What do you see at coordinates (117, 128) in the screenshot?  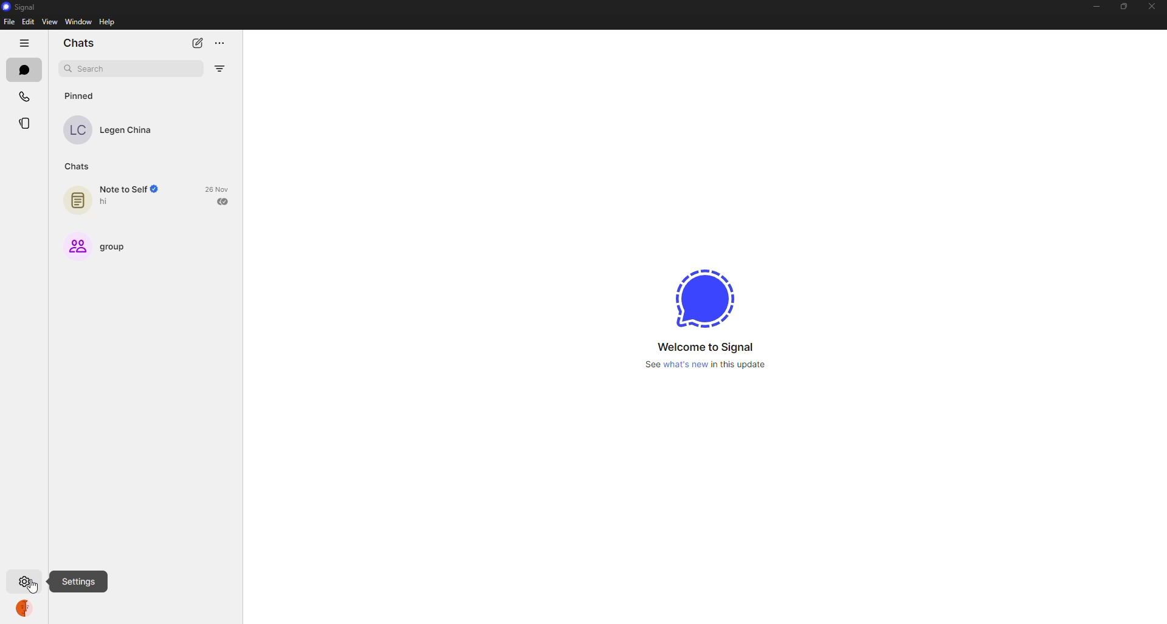 I see `contact` at bounding box center [117, 128].